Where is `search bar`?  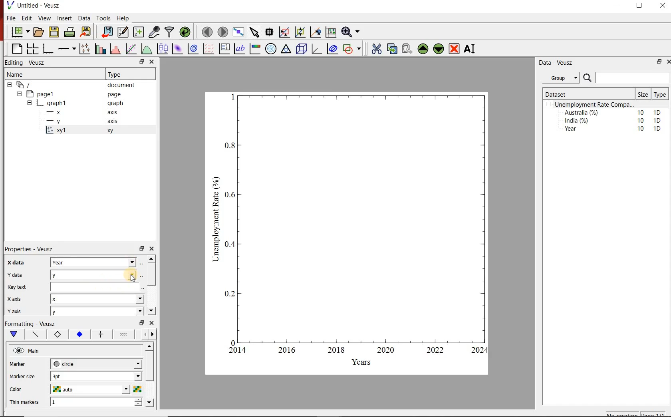 search bar is located at coordinates (625, 78).